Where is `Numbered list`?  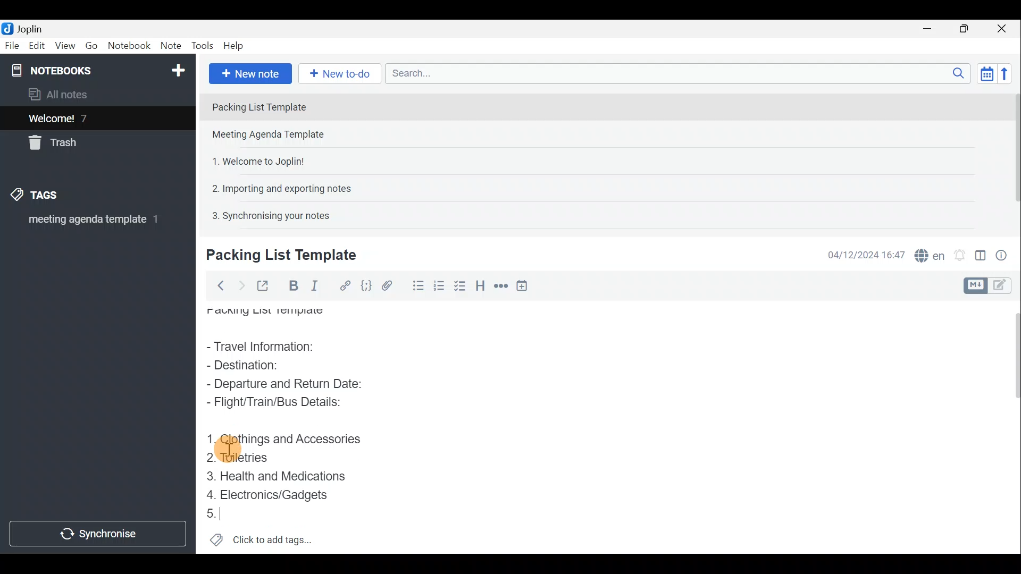
Numbered list is located at coordinates (461, 285).